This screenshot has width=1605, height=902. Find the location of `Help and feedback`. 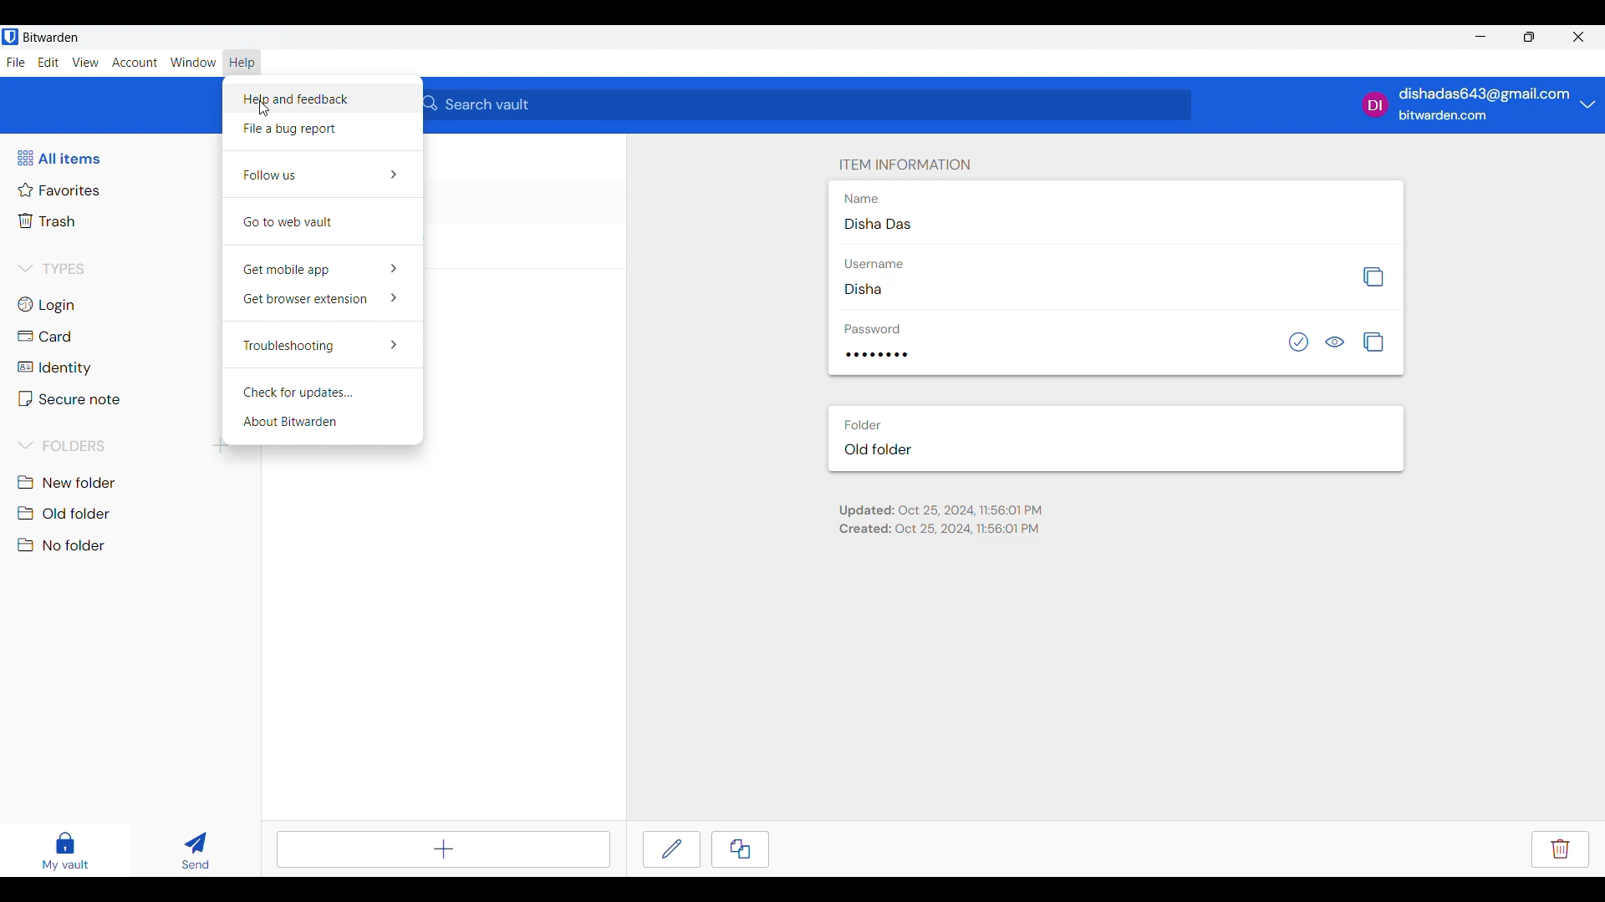

Help and feedback is located at coordinates (321, 98).